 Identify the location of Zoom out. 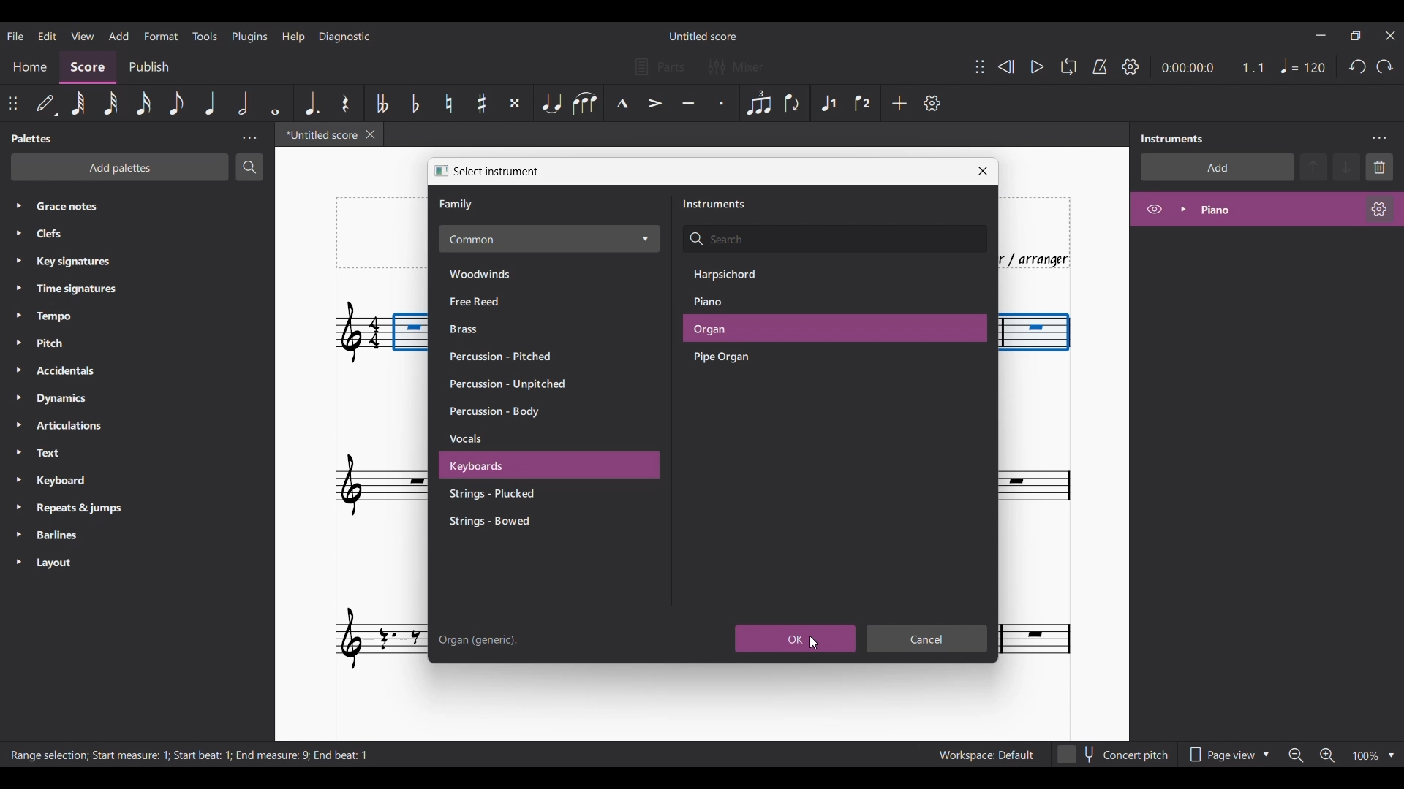
(1296, 756).